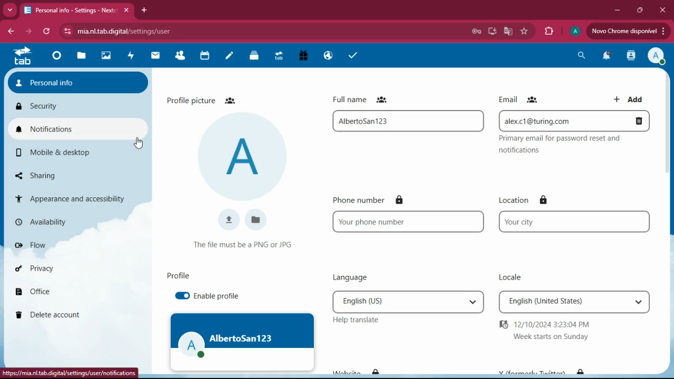  Describe the element at coordinates (573, 222) in the screenshot. I see `location` at that location.